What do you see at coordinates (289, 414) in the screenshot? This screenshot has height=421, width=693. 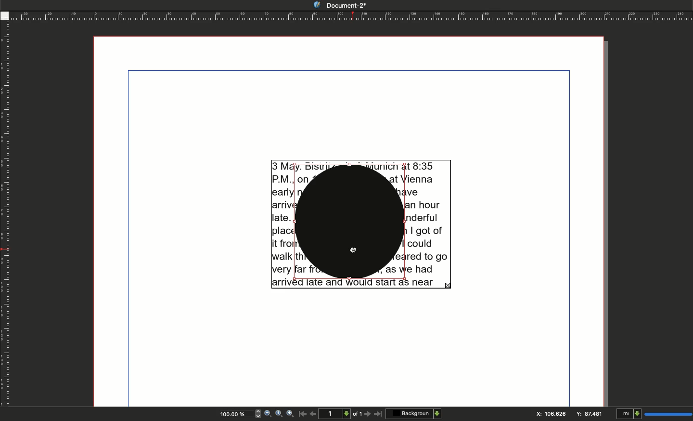 I see `Zoom in` at bounding box center [289, 414].